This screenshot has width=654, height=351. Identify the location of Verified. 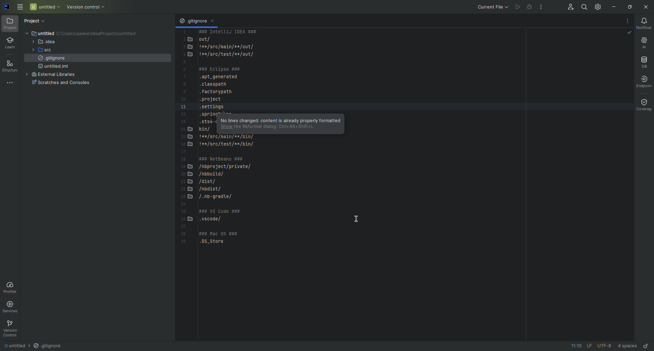
(628, 33).